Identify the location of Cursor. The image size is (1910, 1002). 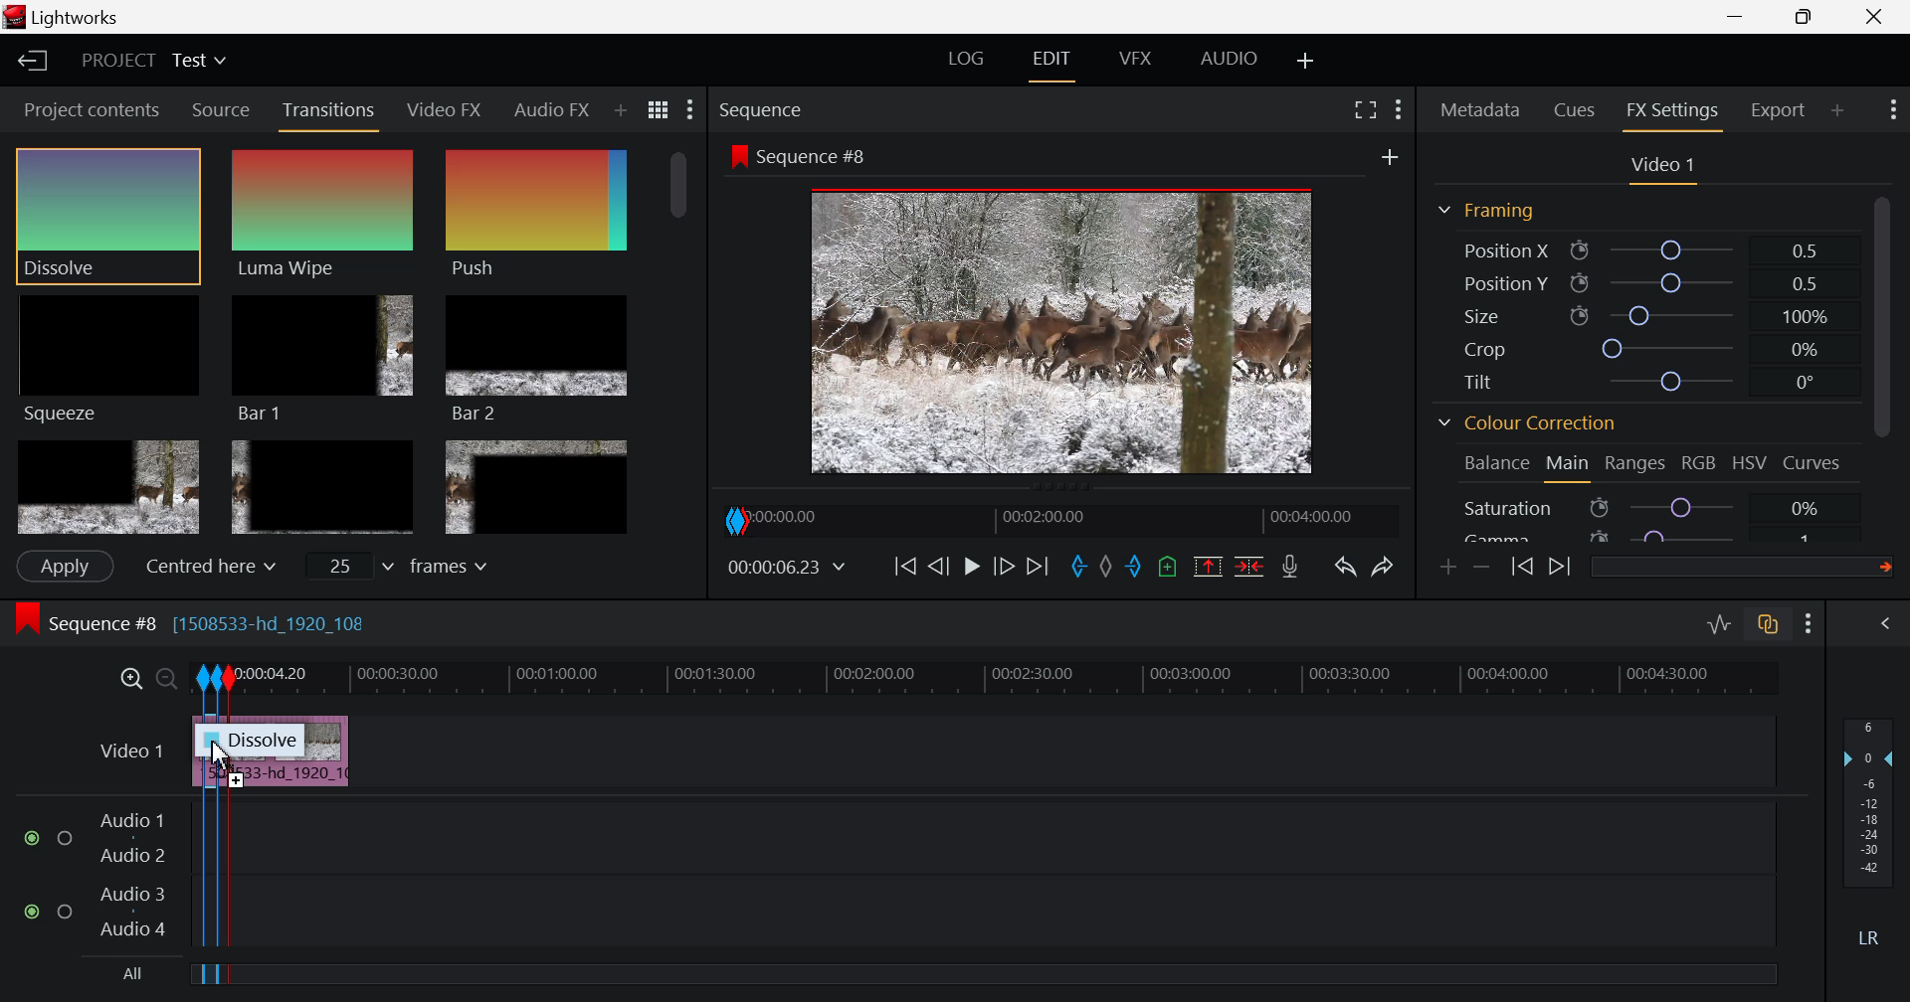
(225, 757).